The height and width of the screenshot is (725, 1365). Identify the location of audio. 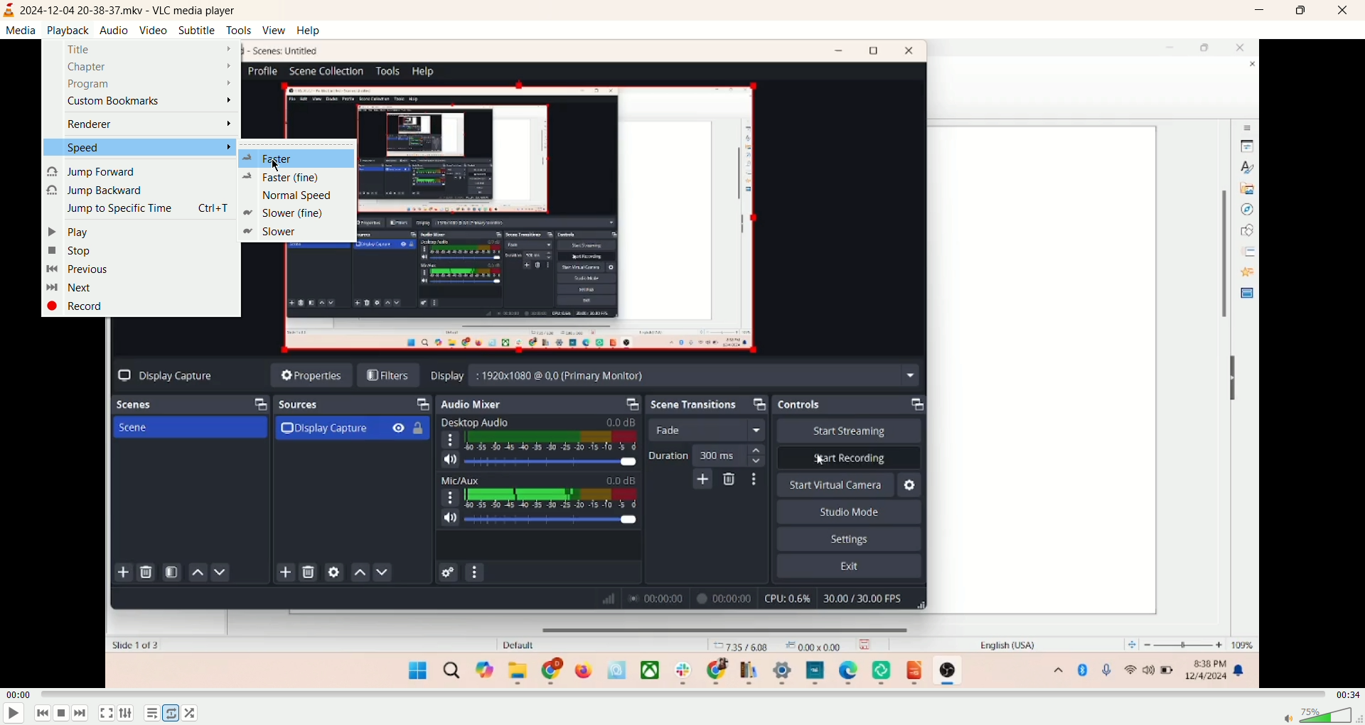
(114, 29).